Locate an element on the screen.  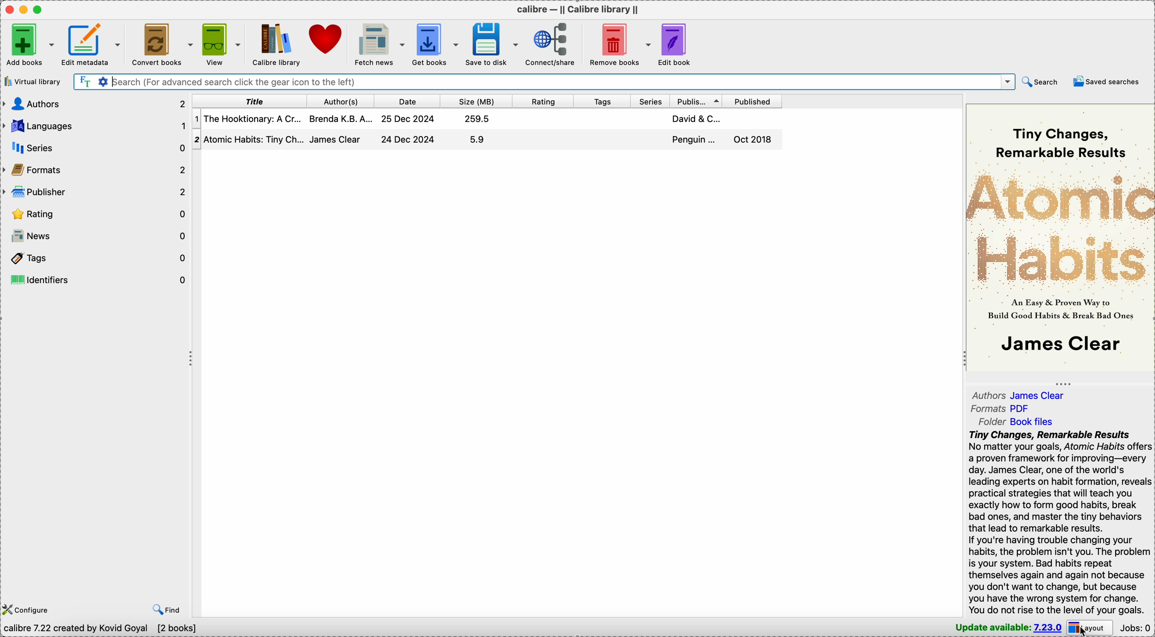
view is located at coordinates (221, 43).